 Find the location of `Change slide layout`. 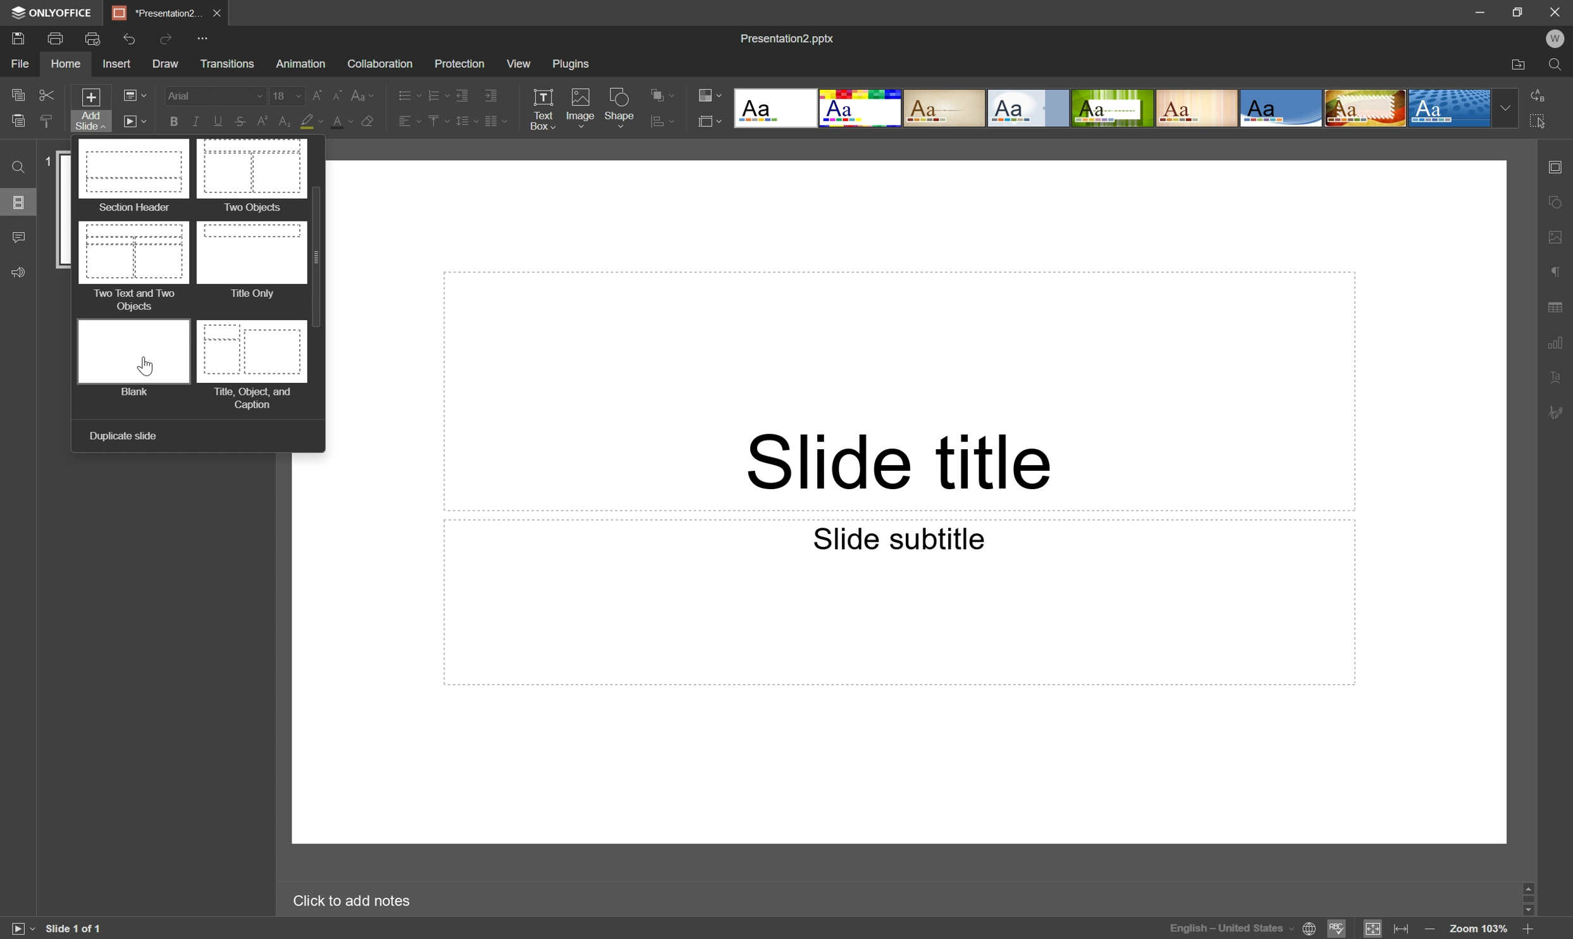

Change slide layout is located at coordinates (135, 96).